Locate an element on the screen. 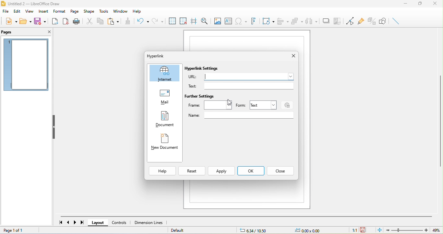 The width and height of the screenshot is (443, 234). align object is located at coordinates (283, 21).